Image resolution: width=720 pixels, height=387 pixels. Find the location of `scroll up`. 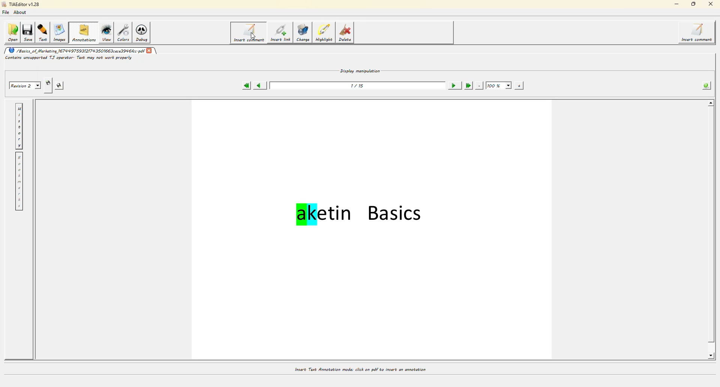

scroll up is located at coordinates (709, 103).